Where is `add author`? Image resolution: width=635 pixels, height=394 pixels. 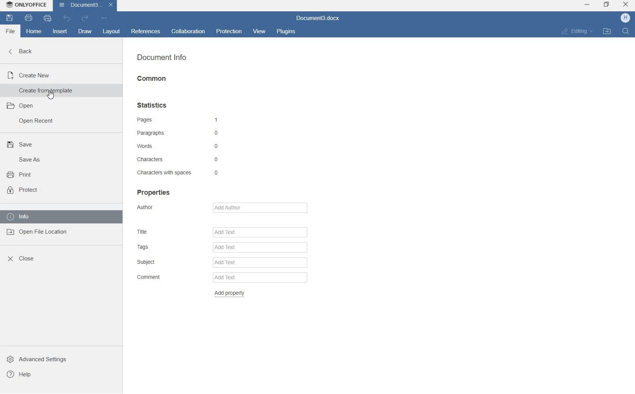
add author is located at coordinates (259, 207).